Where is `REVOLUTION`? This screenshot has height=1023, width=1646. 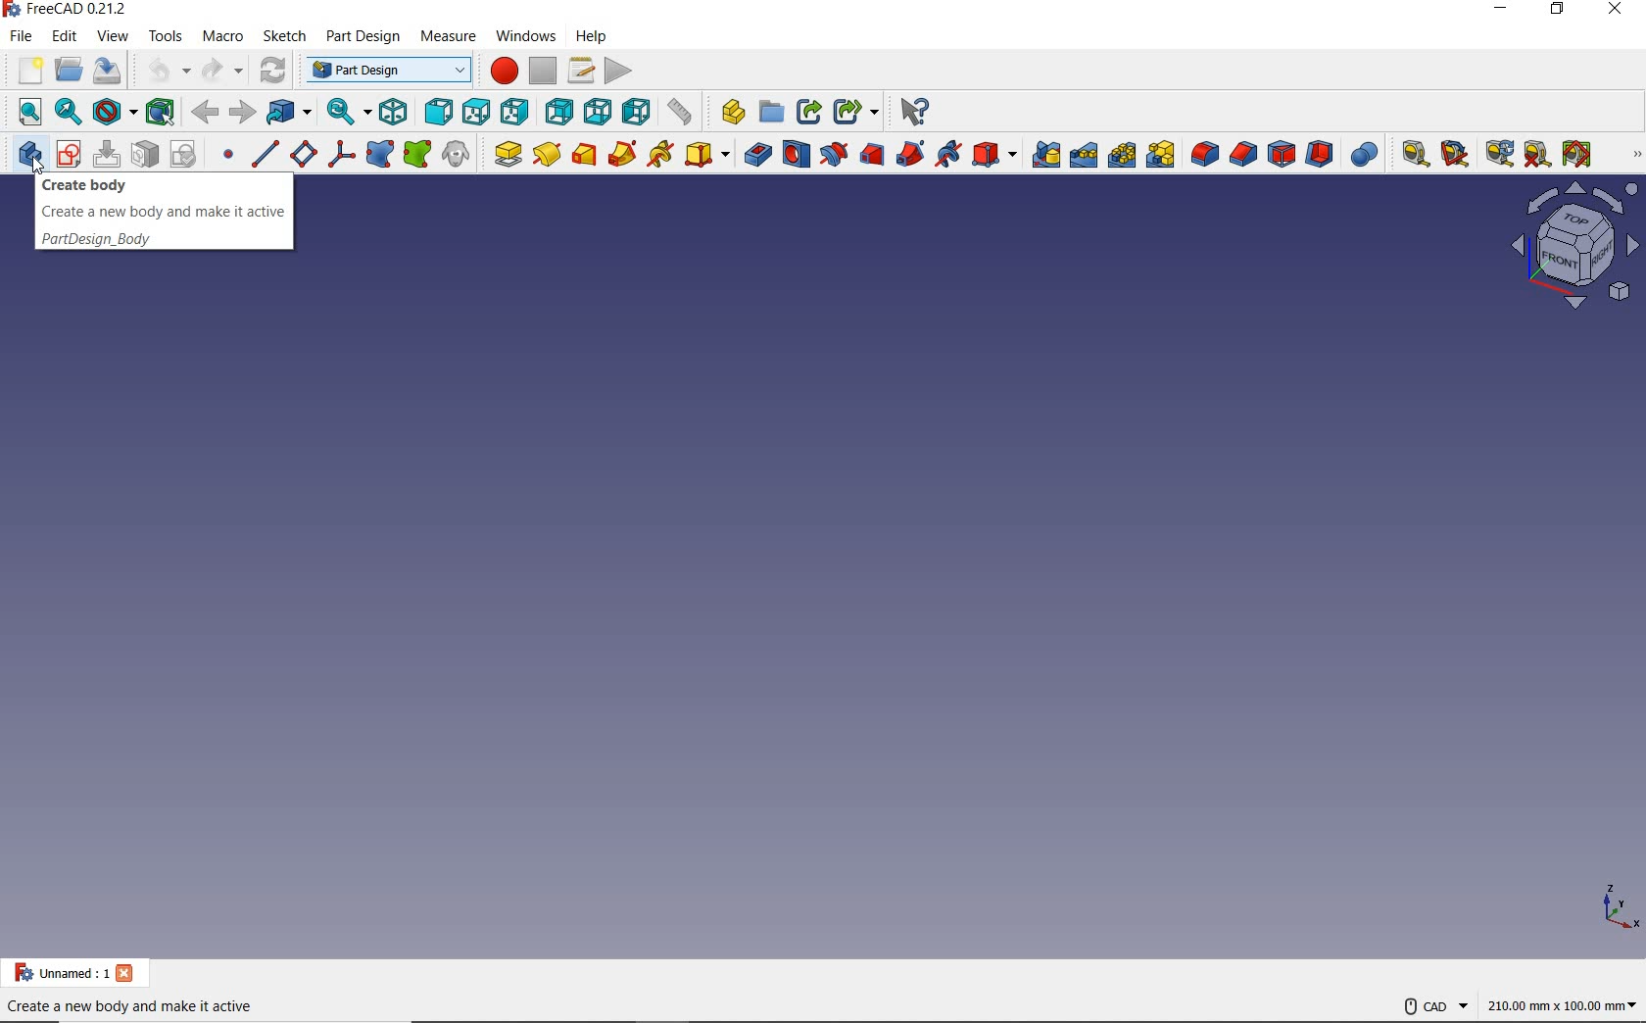 REVOLUTION is located at coordinates (547, 153).